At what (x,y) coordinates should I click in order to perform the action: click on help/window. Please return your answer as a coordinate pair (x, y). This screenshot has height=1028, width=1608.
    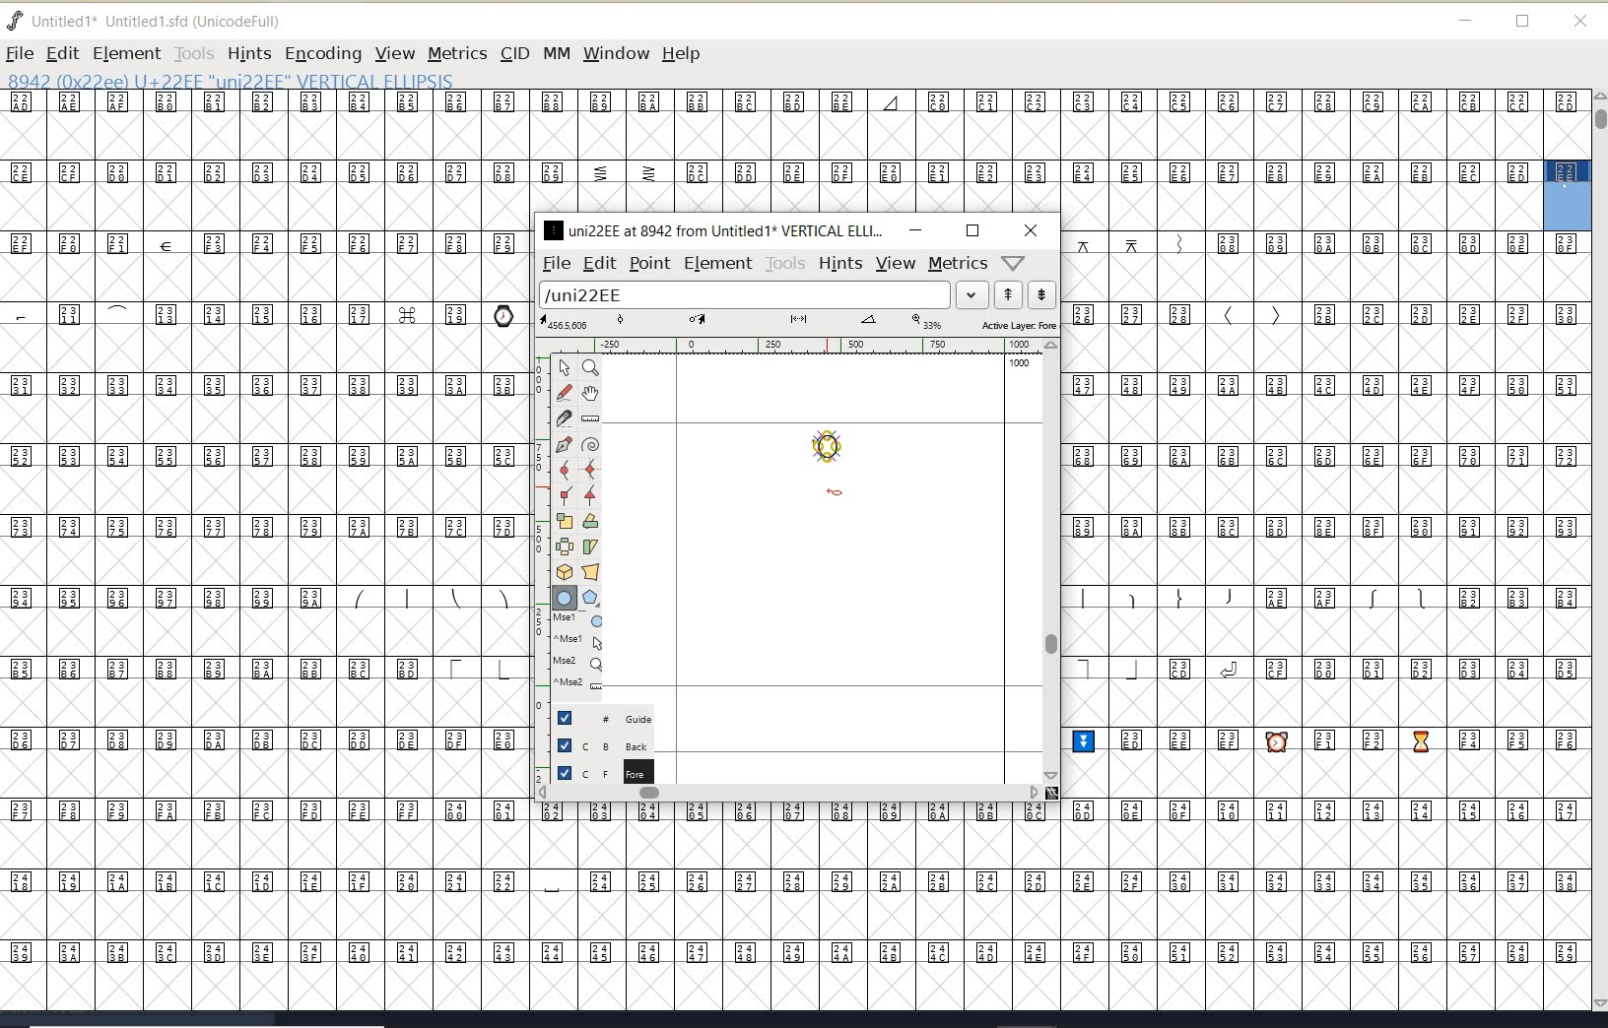
    Looking at the image, I should click on (1014, 261).